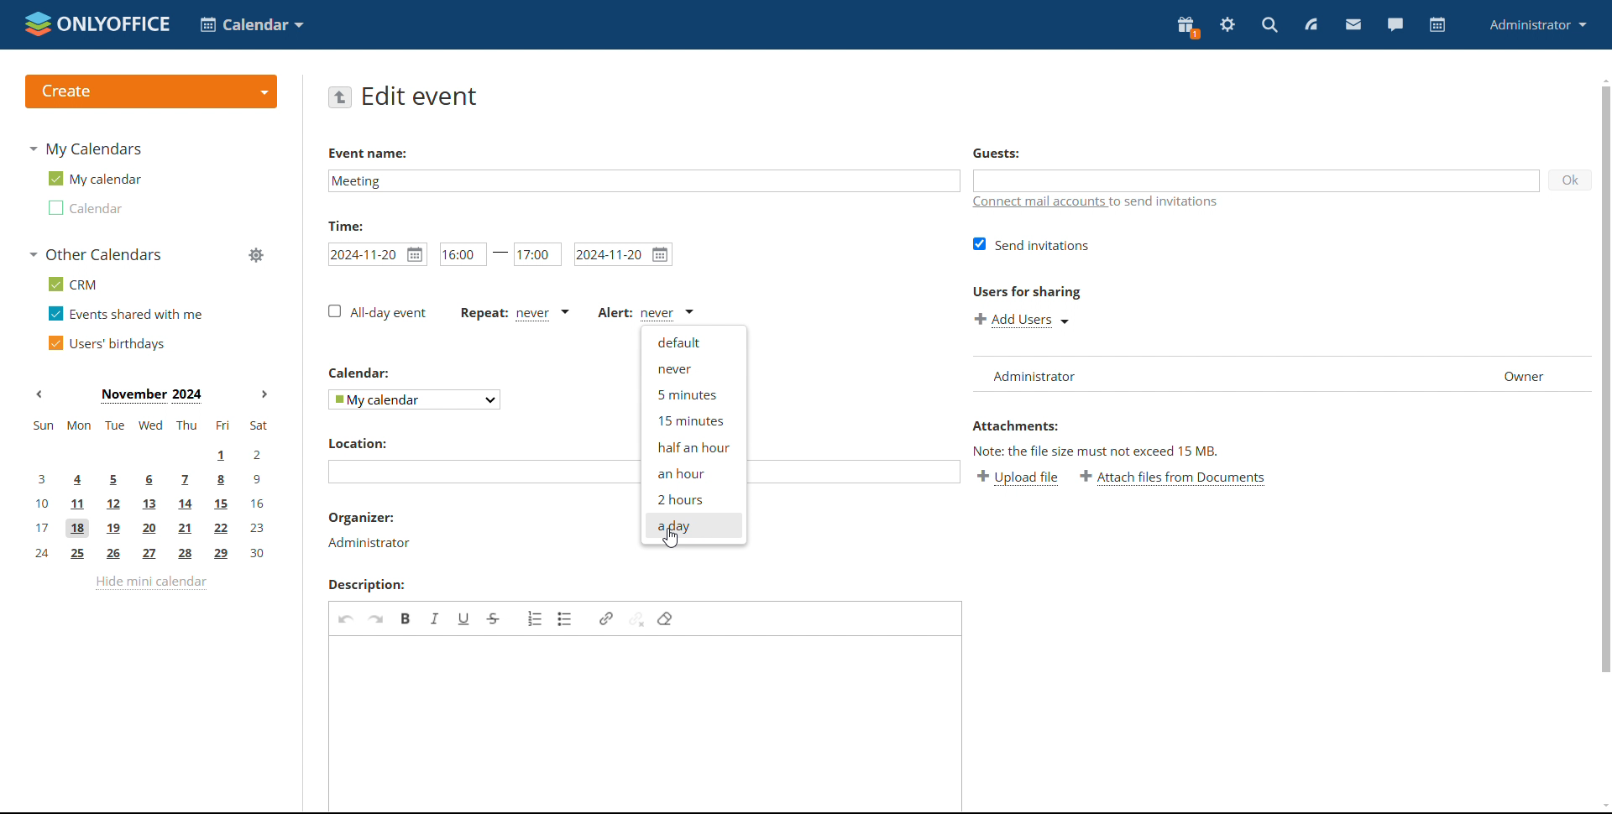  I want to click on an hour, so click(693, 473).